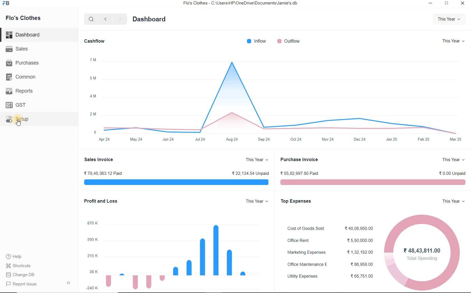 The height and width of the screenshot is (293, 471). What do you see at coordinates (94, 59) in the screenshot?
I see `7 M` at bounding box center [94, 59].